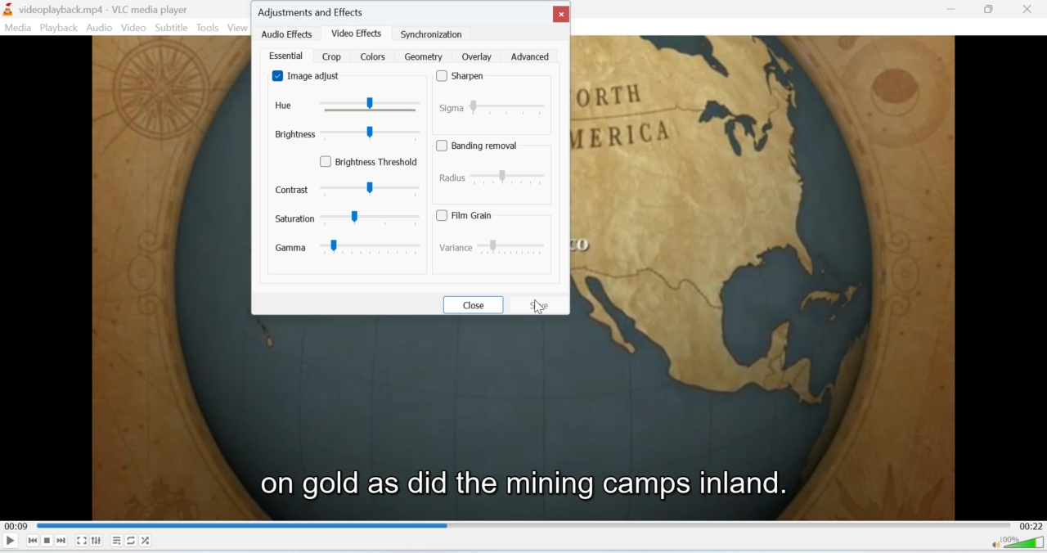 The width and height of the screenshot is (1047, 553). I want to click on essential, so click(285, 56).